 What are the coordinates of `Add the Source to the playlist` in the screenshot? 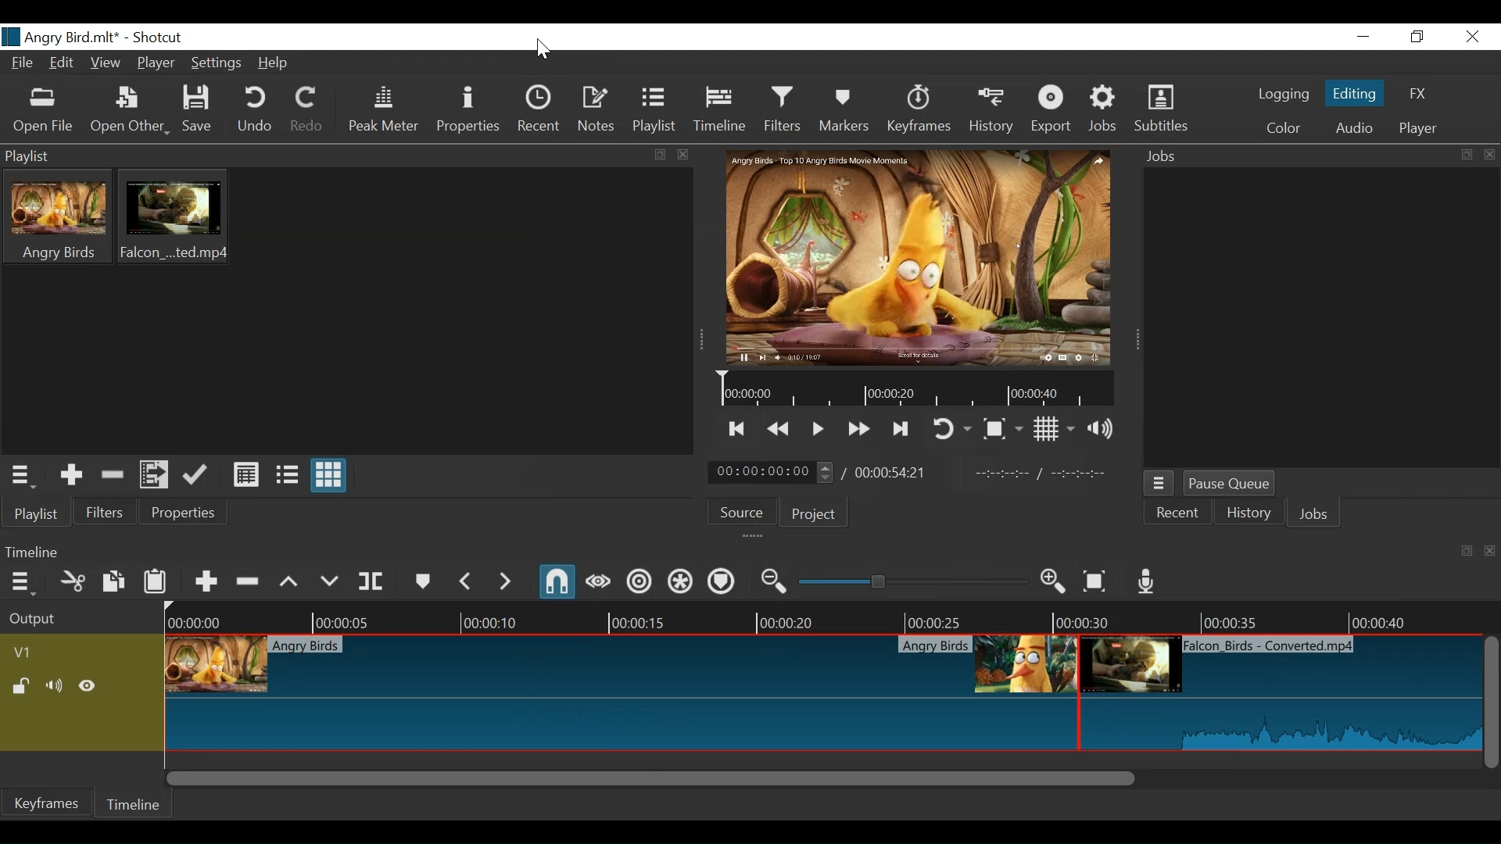 It's located at (71, 475).